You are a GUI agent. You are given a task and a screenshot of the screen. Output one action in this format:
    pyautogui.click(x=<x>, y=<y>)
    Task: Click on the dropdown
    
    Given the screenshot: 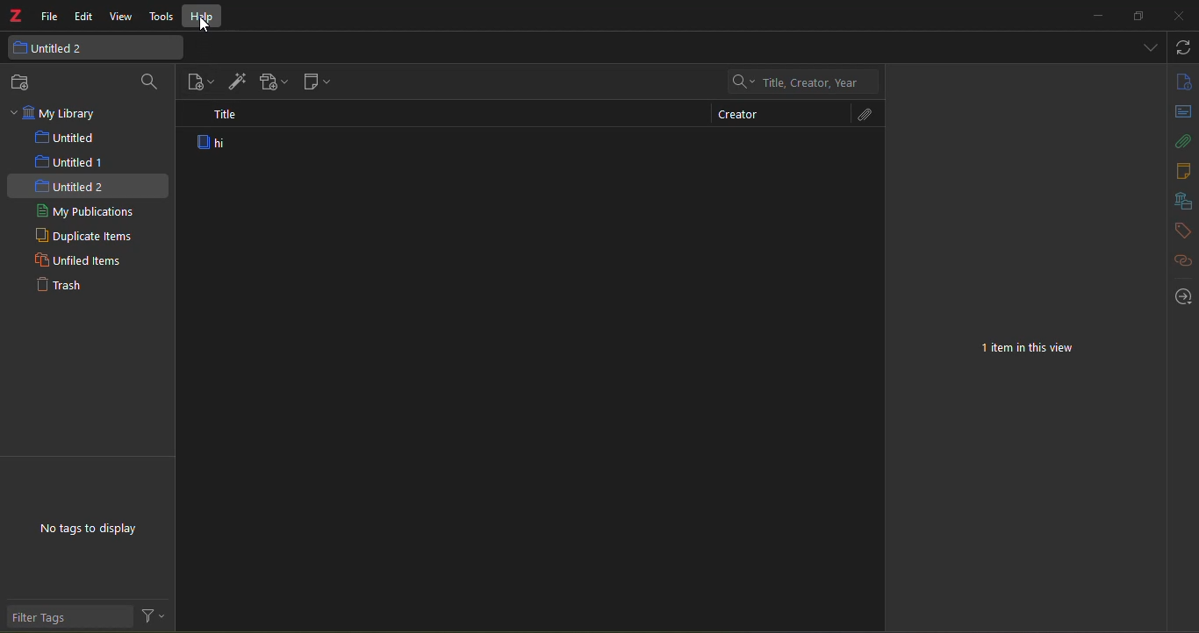 What is the action you would take?
    pyautogui.click(x=1152, y=46)
    